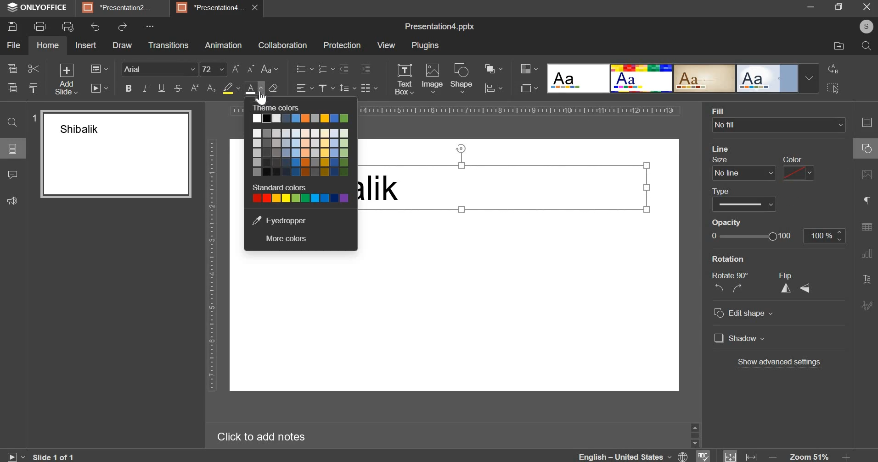  What do you see at coordinates (743, 313) in the screenshot?
I see `edit shape` at bounding box center [743, 313].